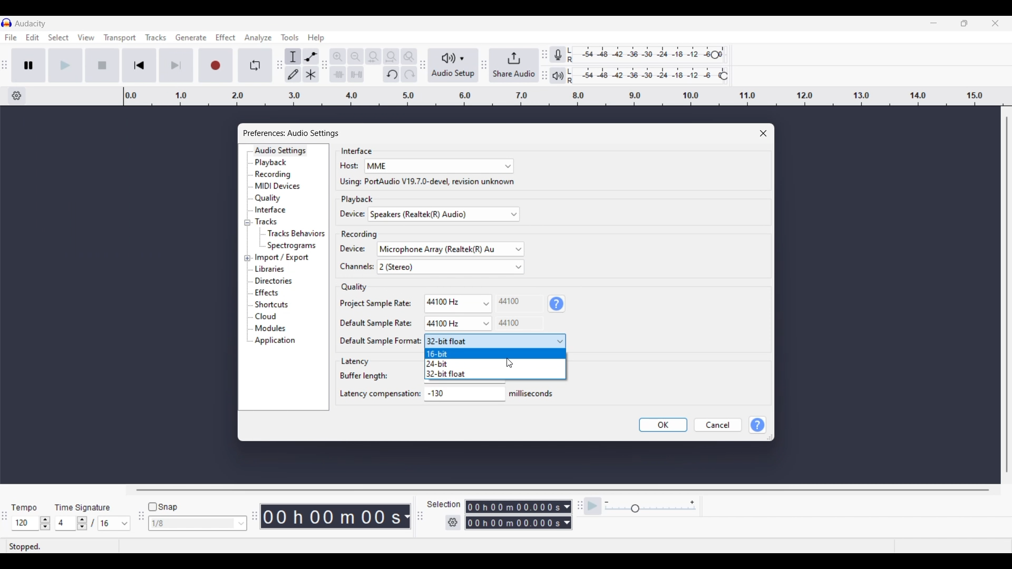 This screenshot has height=569, width=1012. Describe the element at coordinates (278, 329) in the screenshot. I see `Modules` at that location.